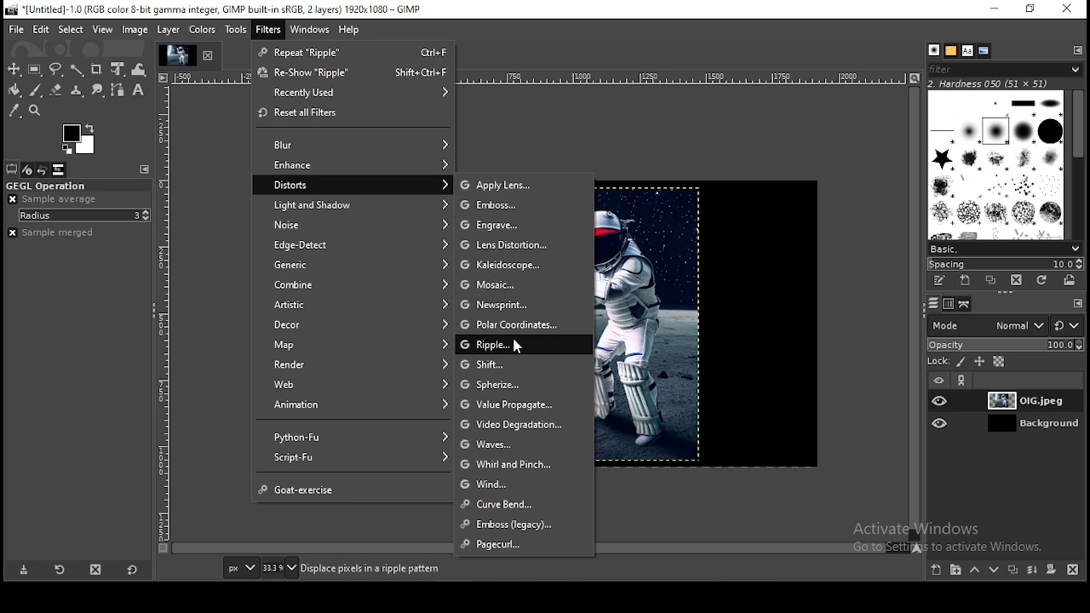 Image resolution: width=1090 pixels, height=613 pixels. What do you see at coordinates (41, 29) in the screenshot?
I see `edit` at bounding box center [41, 29].